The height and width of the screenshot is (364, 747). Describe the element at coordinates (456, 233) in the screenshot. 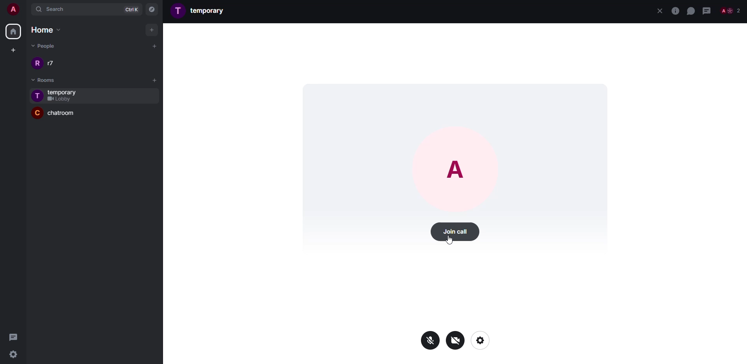

I see `join call` at that location.